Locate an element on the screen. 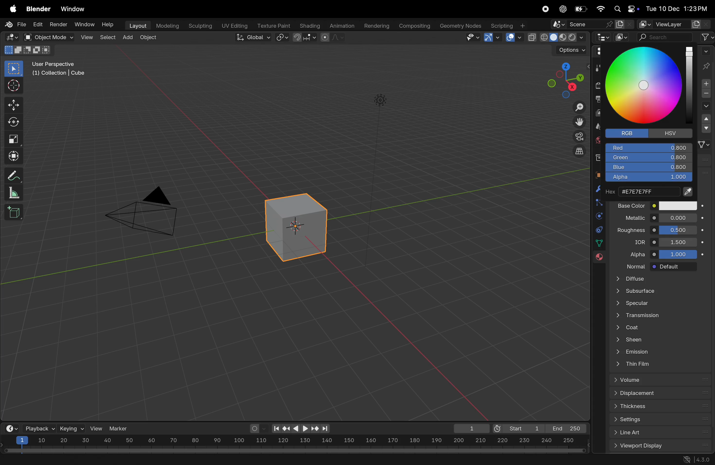 Image resolution: width=715 pixels, height=465 pixels. normal is located at coordinates (632, 266).